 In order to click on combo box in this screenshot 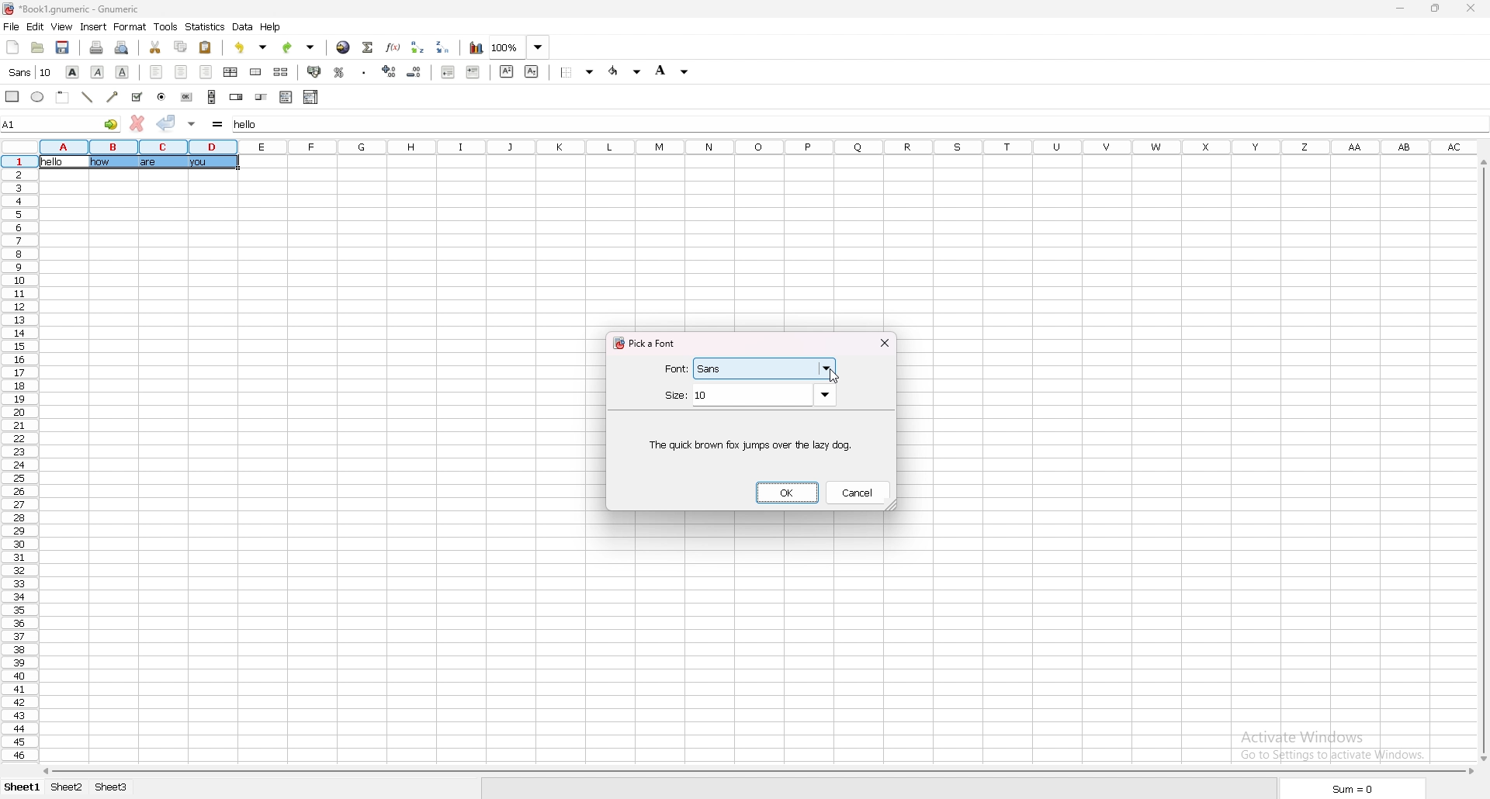, I will do `click(311, 97)`.